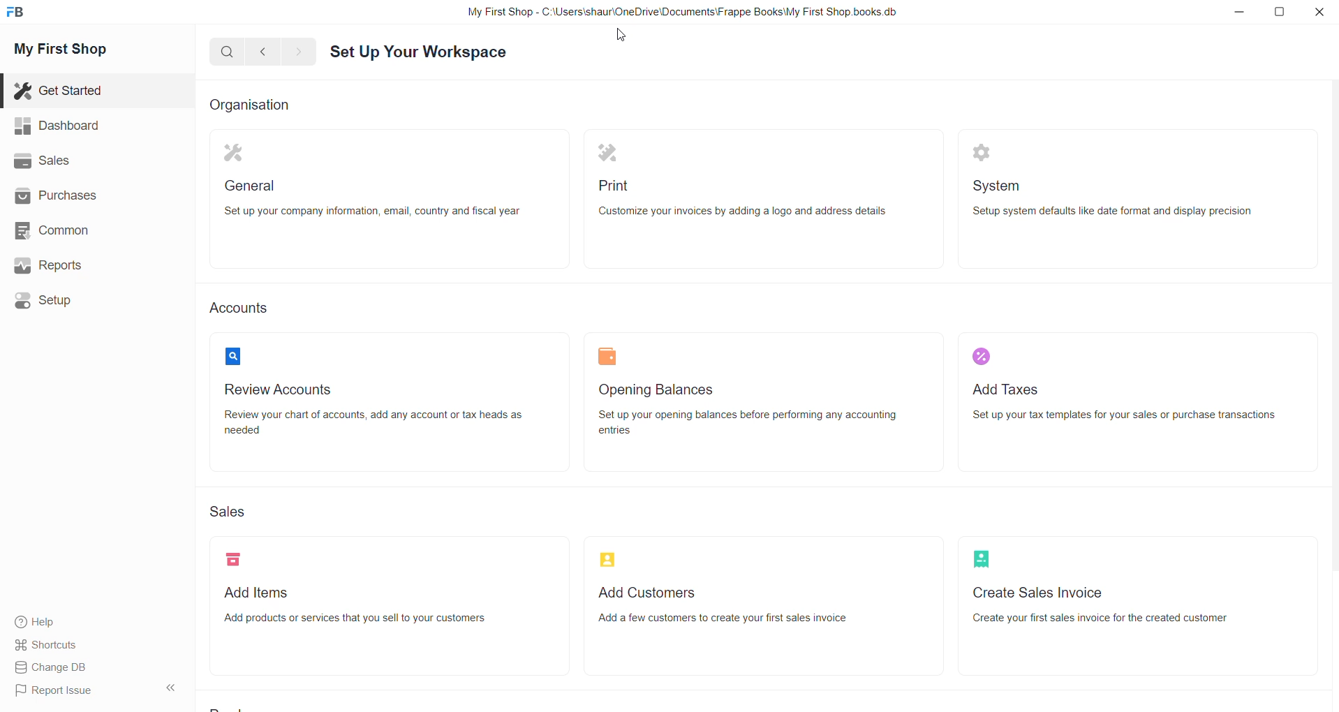  Describe the element at coordinates (45, 621) in the screenshot. I see `Help` at that location.